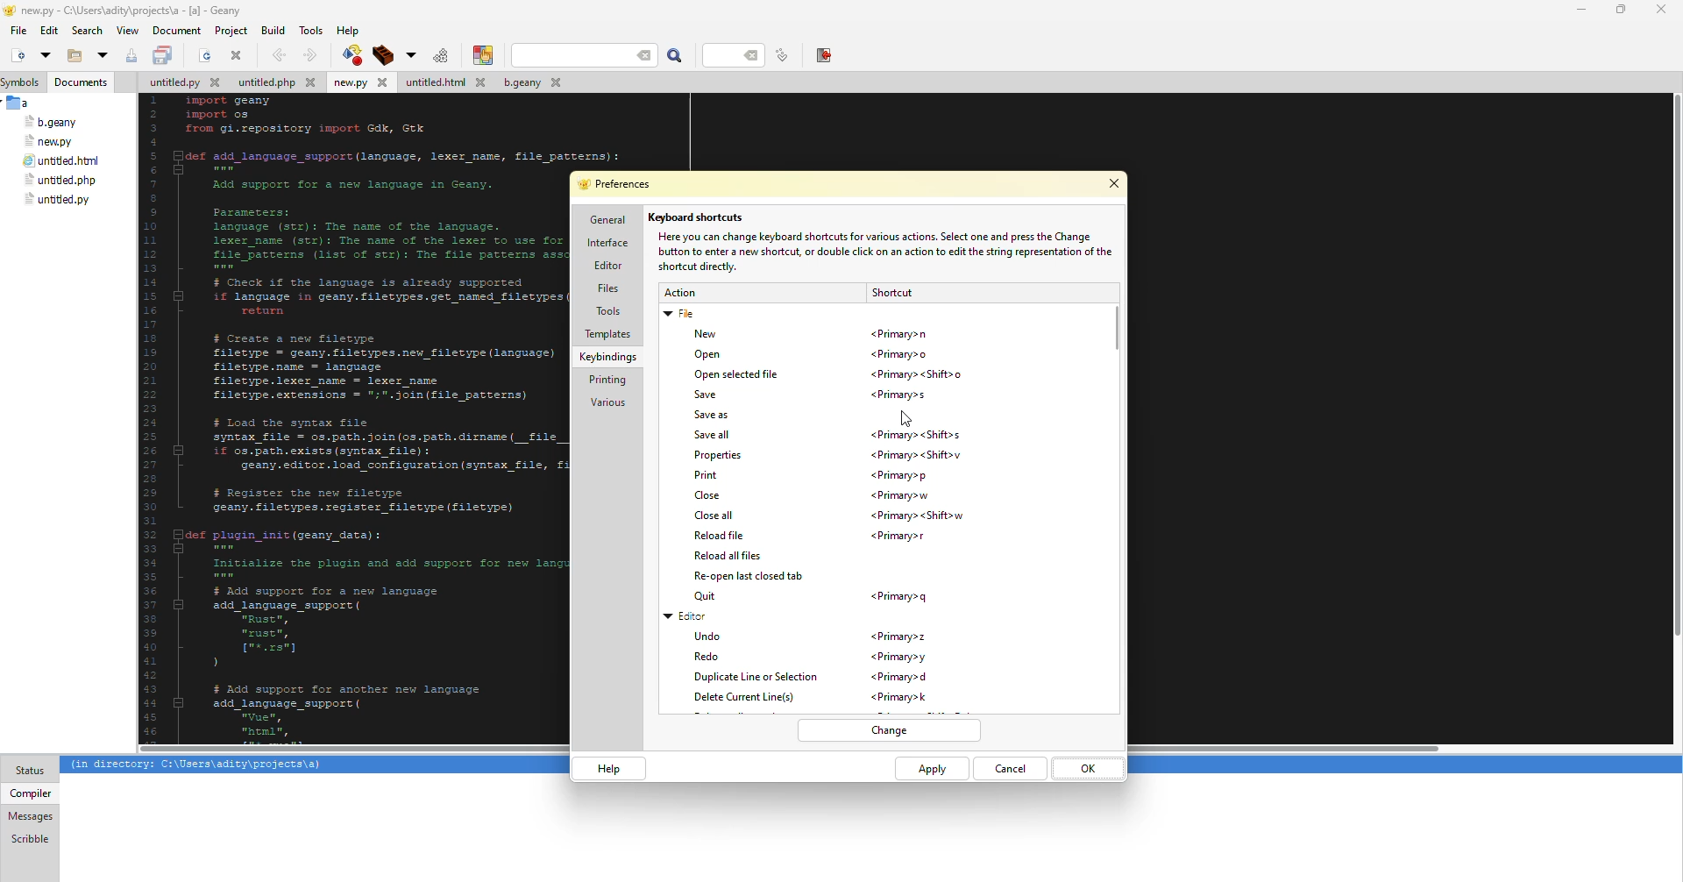  Describe the element at coordinates (782, 55) in the screenshot. I see `line number` at that location.